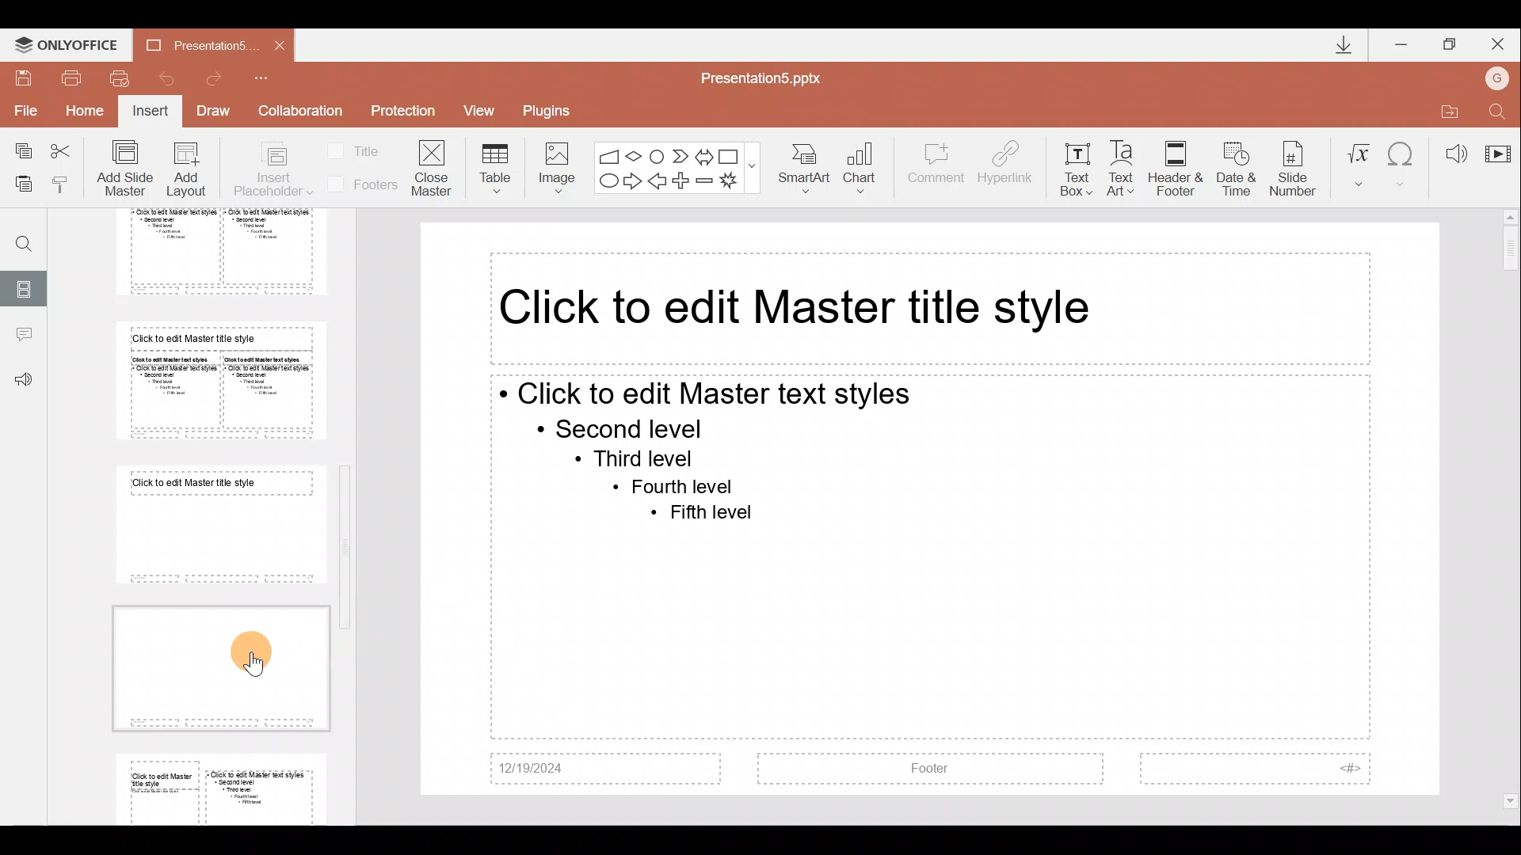  I want to click on Find, so click(18, 237).